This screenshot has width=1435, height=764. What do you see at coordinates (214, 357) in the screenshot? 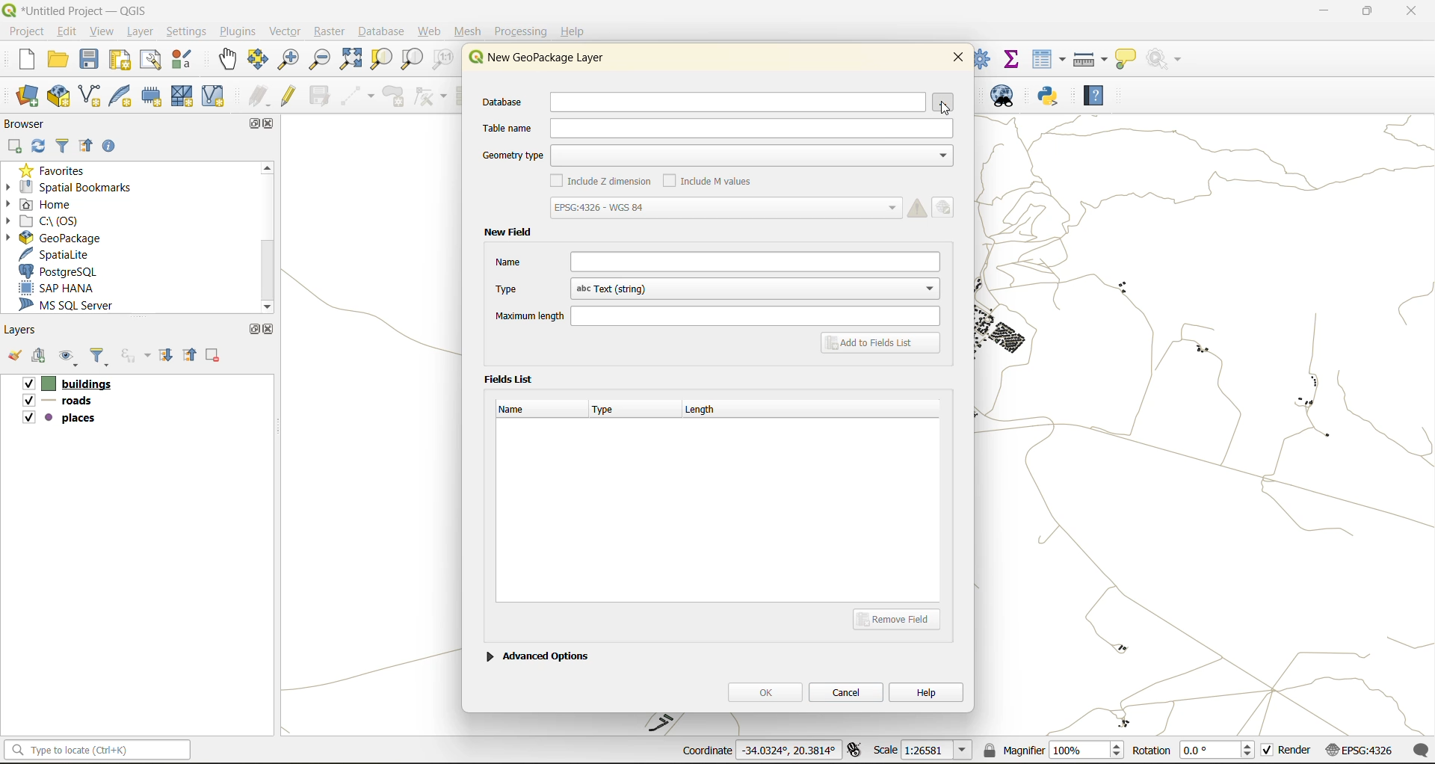
I see `remove` at bounding box center [214, 357].